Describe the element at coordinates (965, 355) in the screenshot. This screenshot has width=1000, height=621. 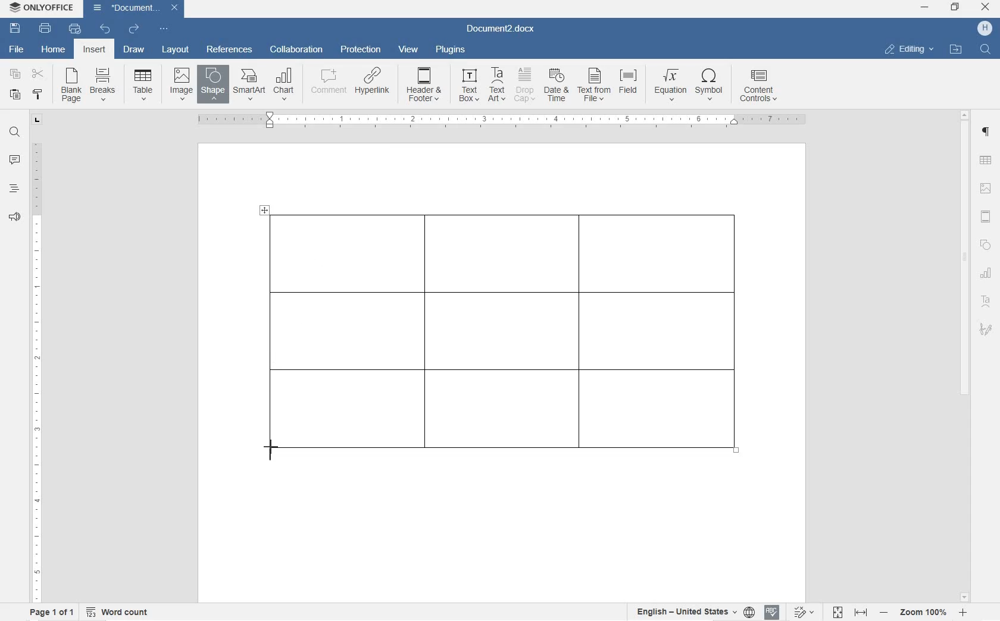
I see `scrollbar` at that location.